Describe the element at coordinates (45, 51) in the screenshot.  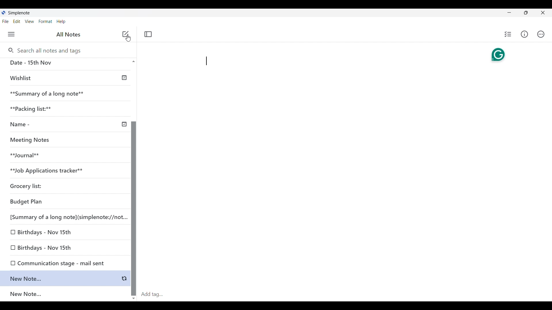
I see `Search all notes and tags` at that location.